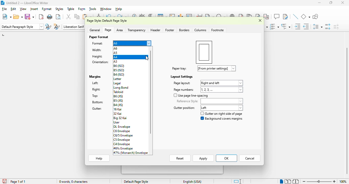  I want to click on format: A6, so click(121, 43).